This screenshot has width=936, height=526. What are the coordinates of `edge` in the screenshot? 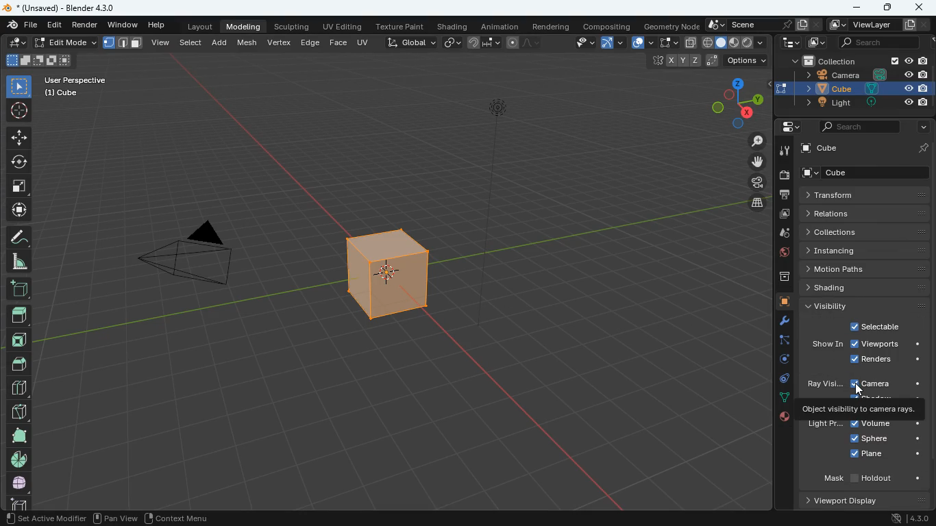 It's located at (310, 44).